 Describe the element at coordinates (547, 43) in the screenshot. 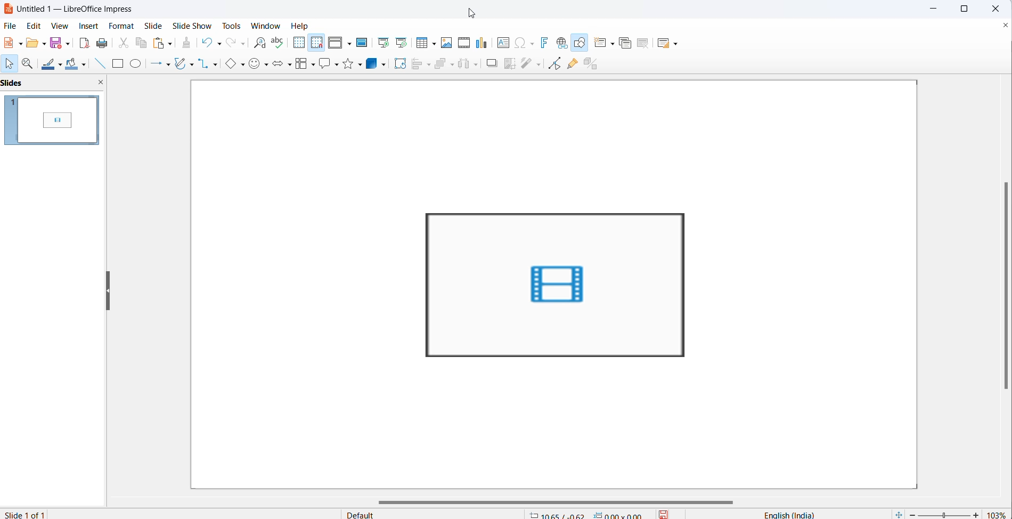

I see `insert fontwork text` at that location.